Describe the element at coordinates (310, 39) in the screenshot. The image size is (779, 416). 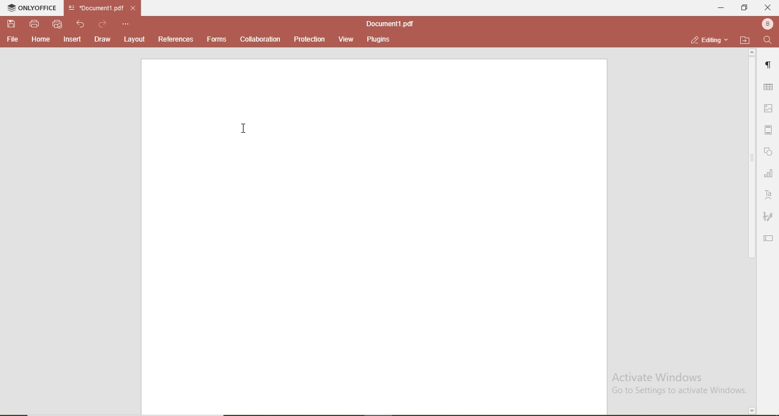
I see `protection` at that location.